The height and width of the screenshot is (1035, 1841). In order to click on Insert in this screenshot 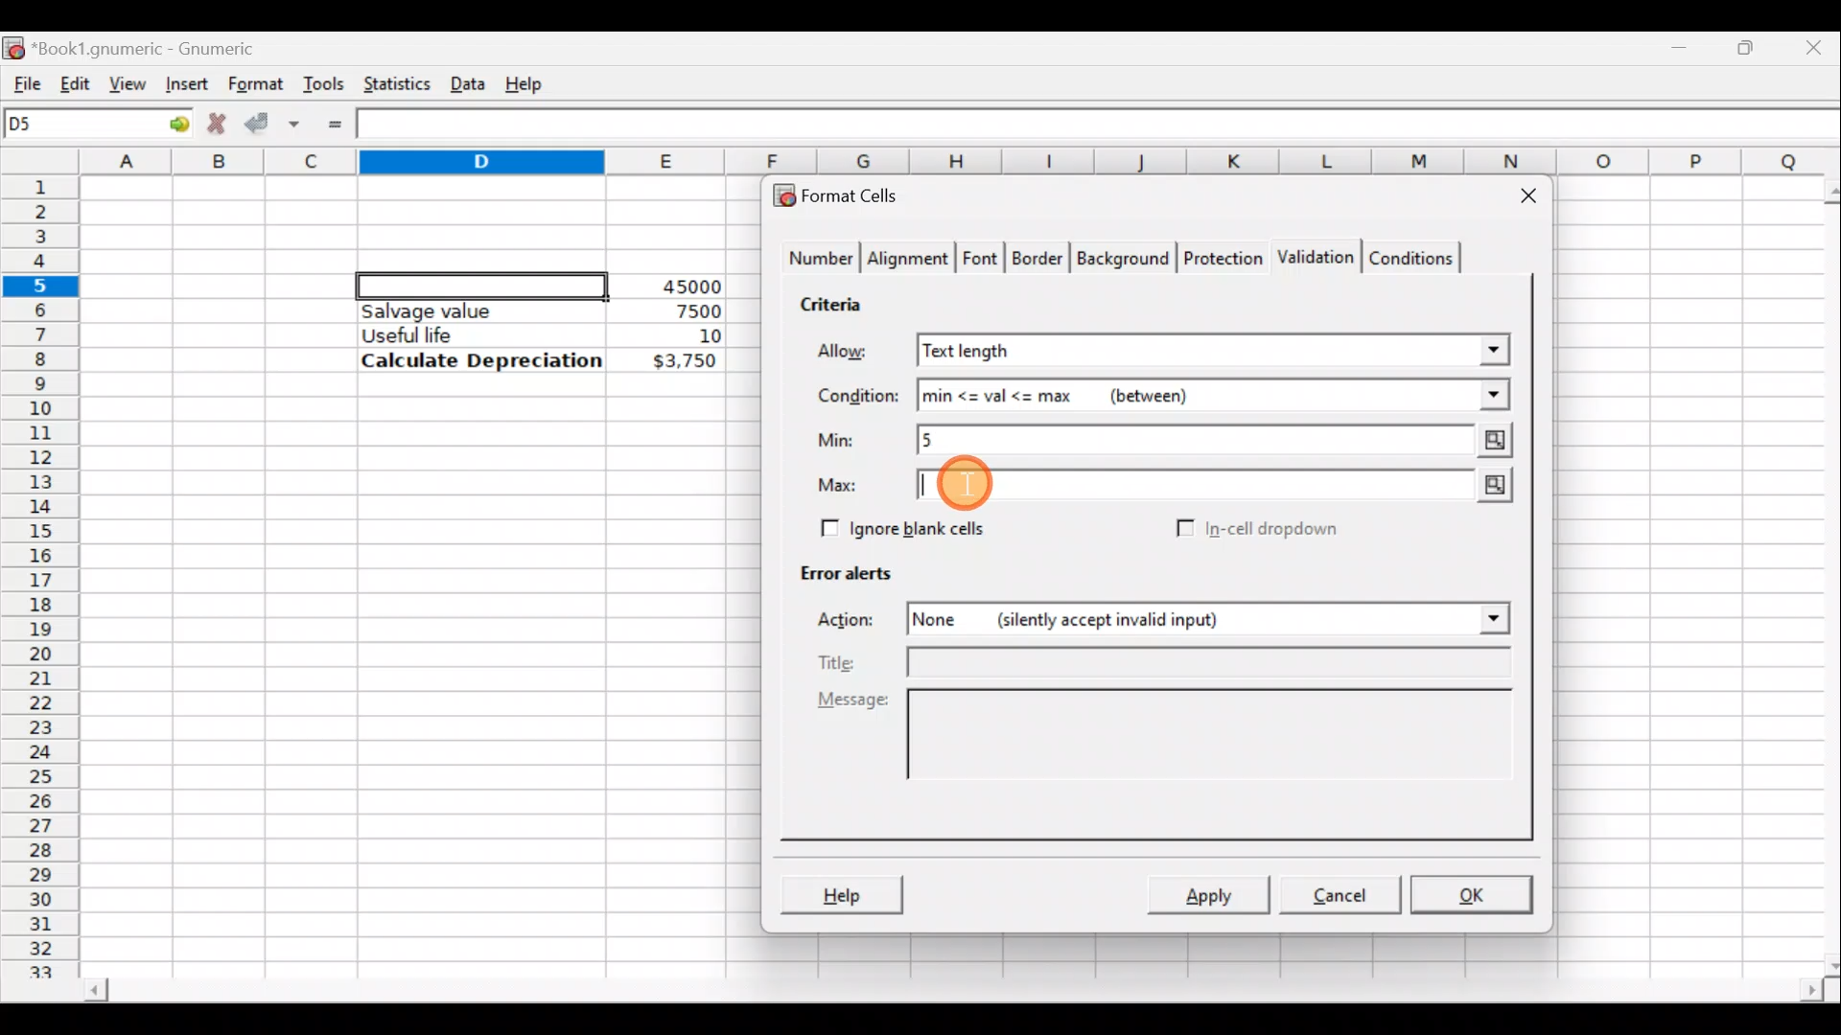, I will do `click(184, 83)`.